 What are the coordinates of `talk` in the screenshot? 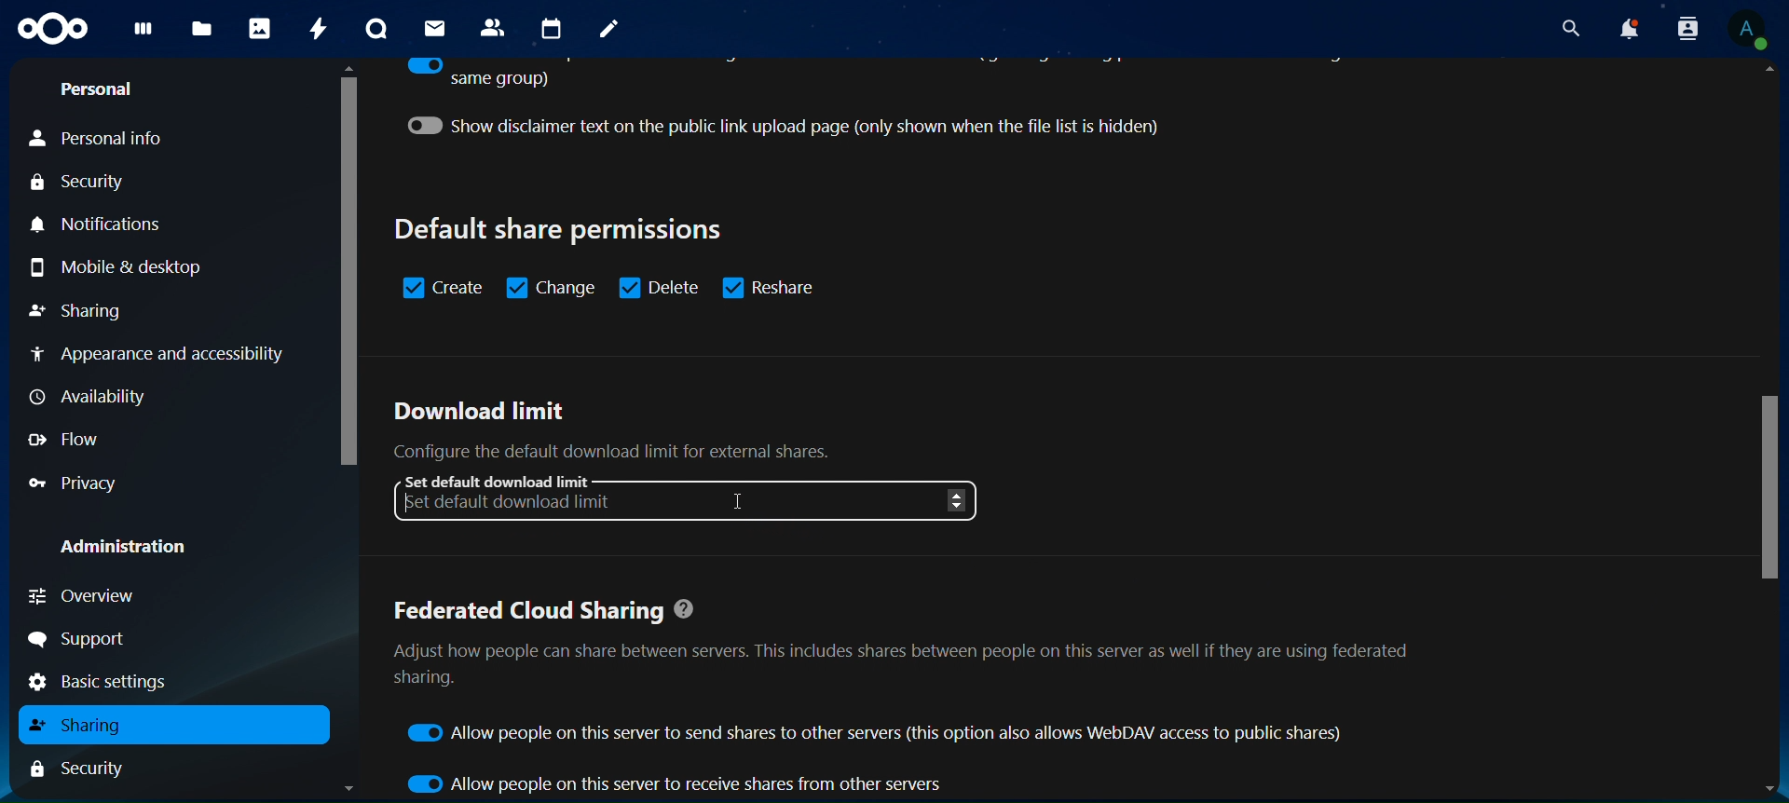 It's located at (380, 28).